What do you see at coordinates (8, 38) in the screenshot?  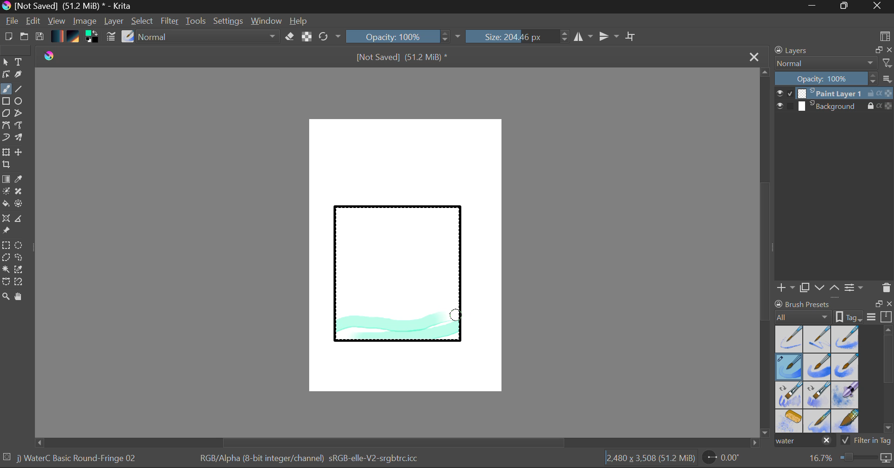 I see `New` at bounding box center [8, 38].